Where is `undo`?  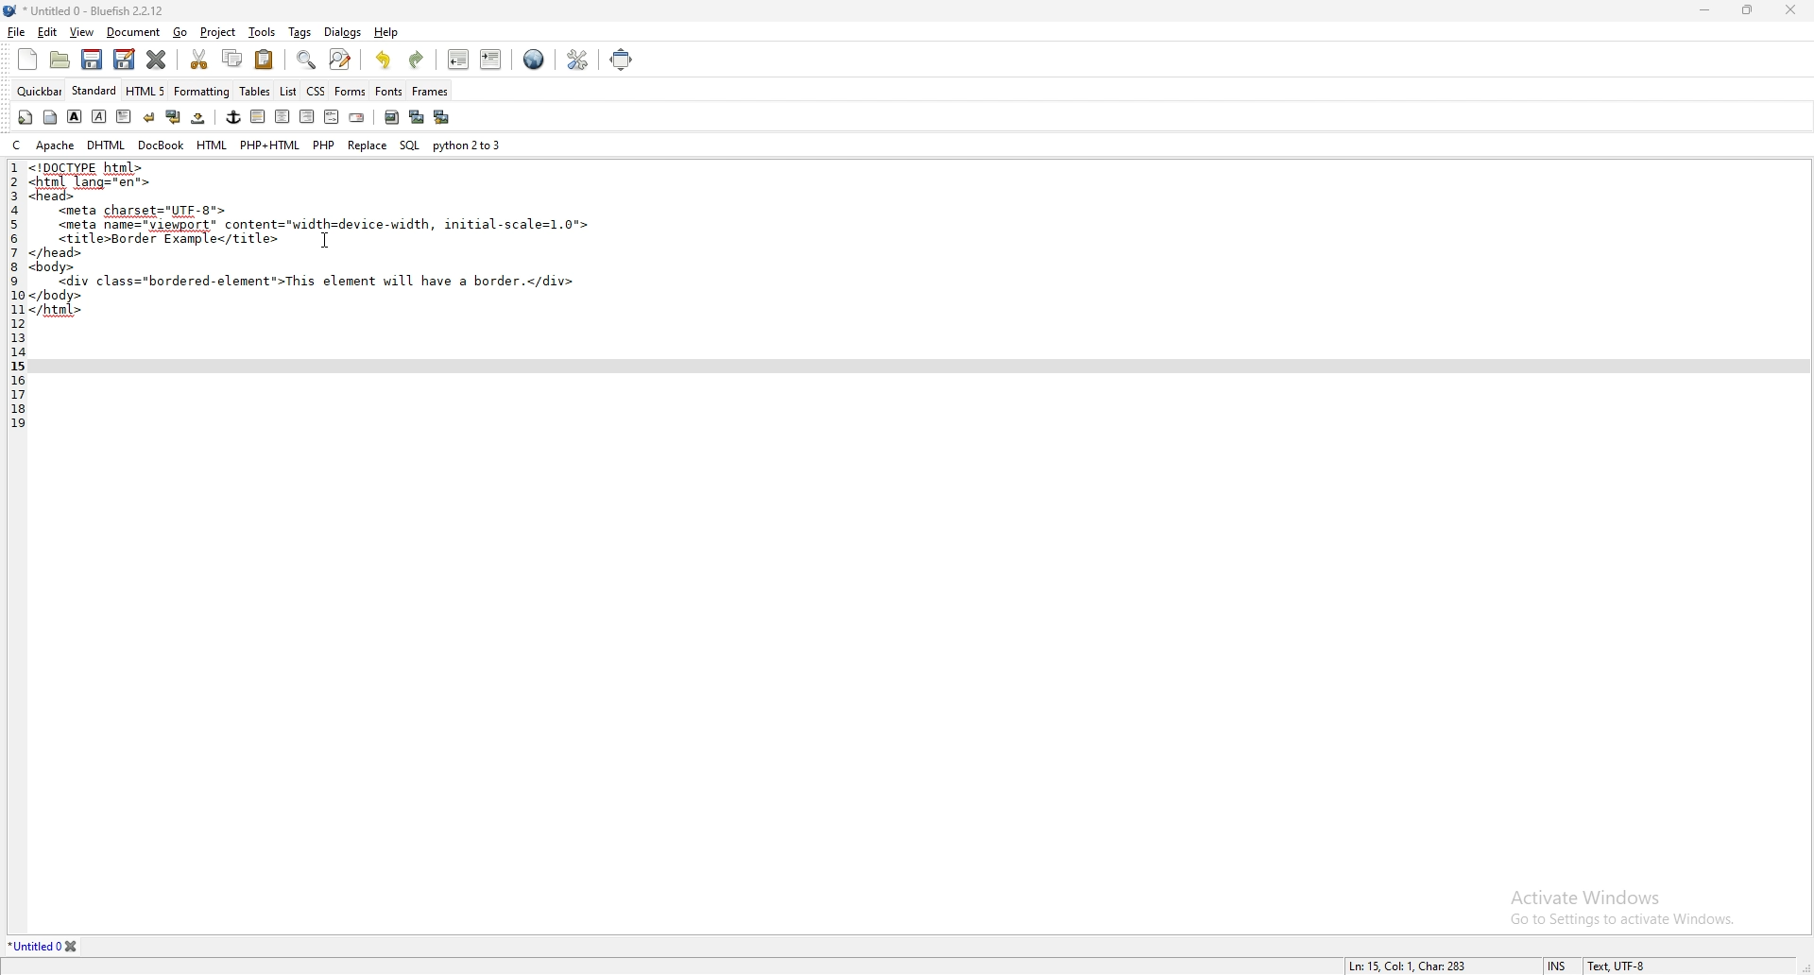 undo is located at coordinates (384, 60).